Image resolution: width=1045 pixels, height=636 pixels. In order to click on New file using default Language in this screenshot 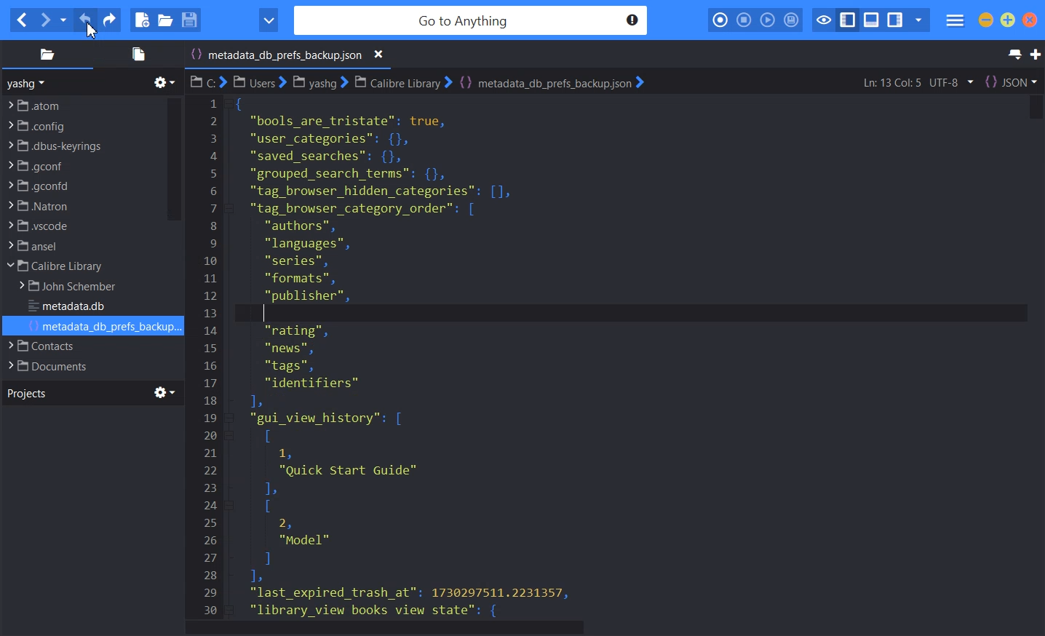, I will do `click(142, 20)`.